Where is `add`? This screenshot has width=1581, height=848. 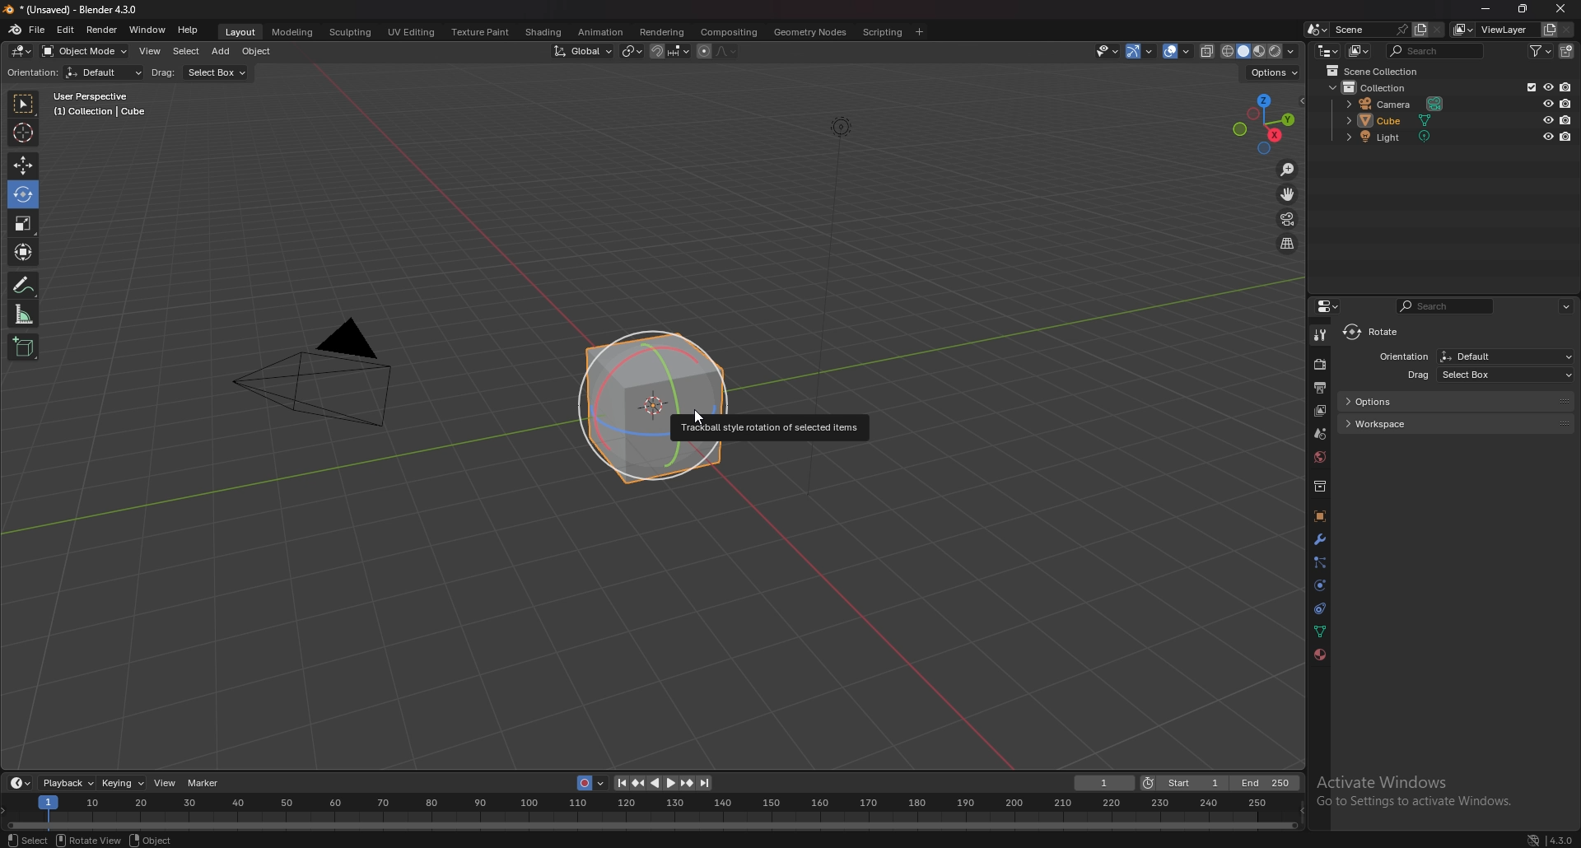
add is located at coordinates (221, 52).